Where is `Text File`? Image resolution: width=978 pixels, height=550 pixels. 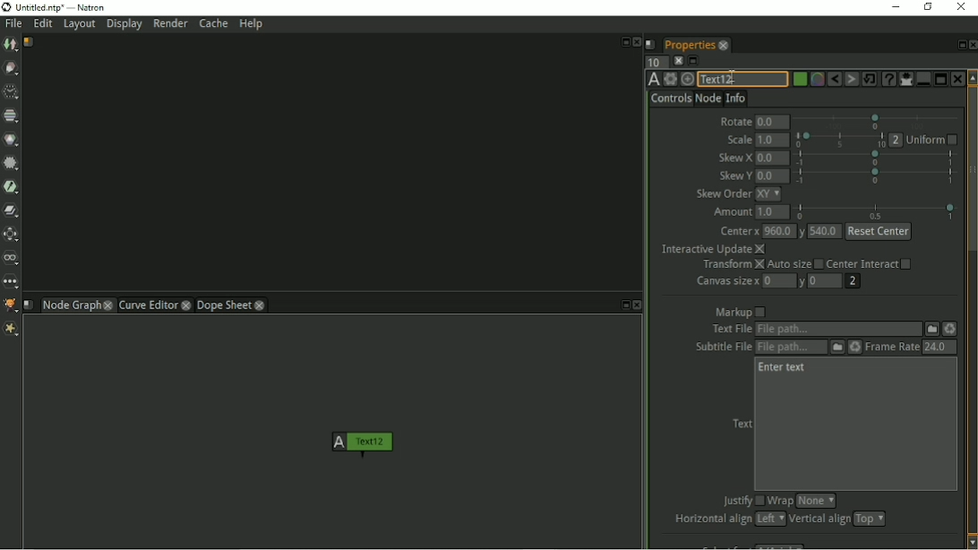
Text File is located at coordinates (729, 330).